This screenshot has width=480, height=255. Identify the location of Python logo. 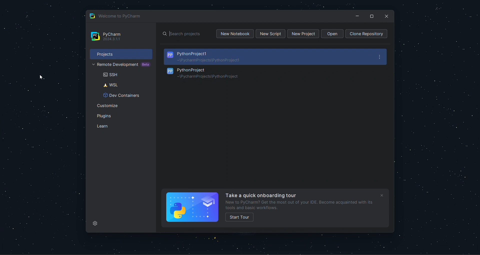
(191, 207).